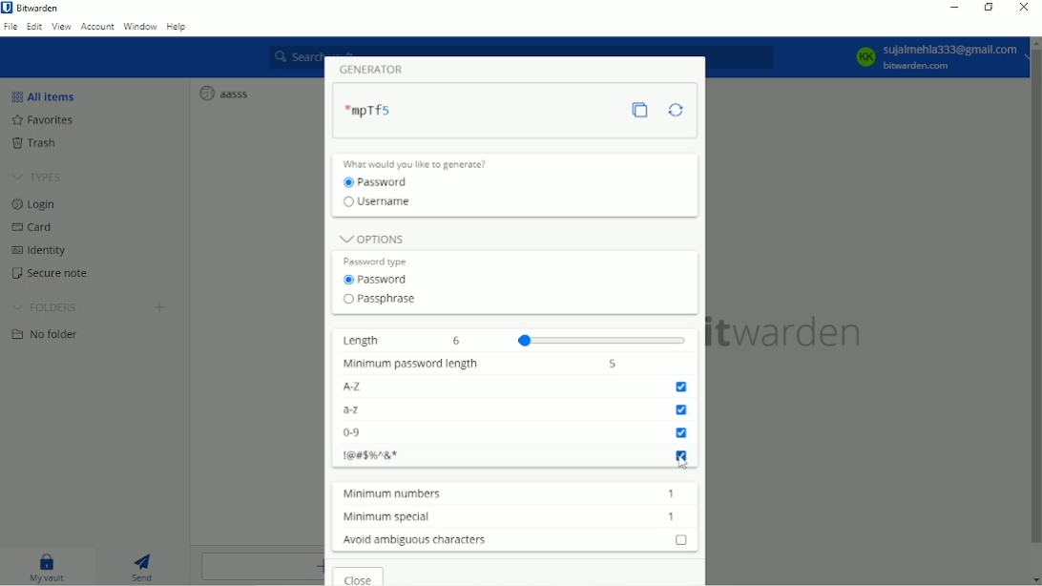 The height and width of the screenshot is (586, 1042). I want to click on avoid ambiguous character checkbox, so click(679, 540).